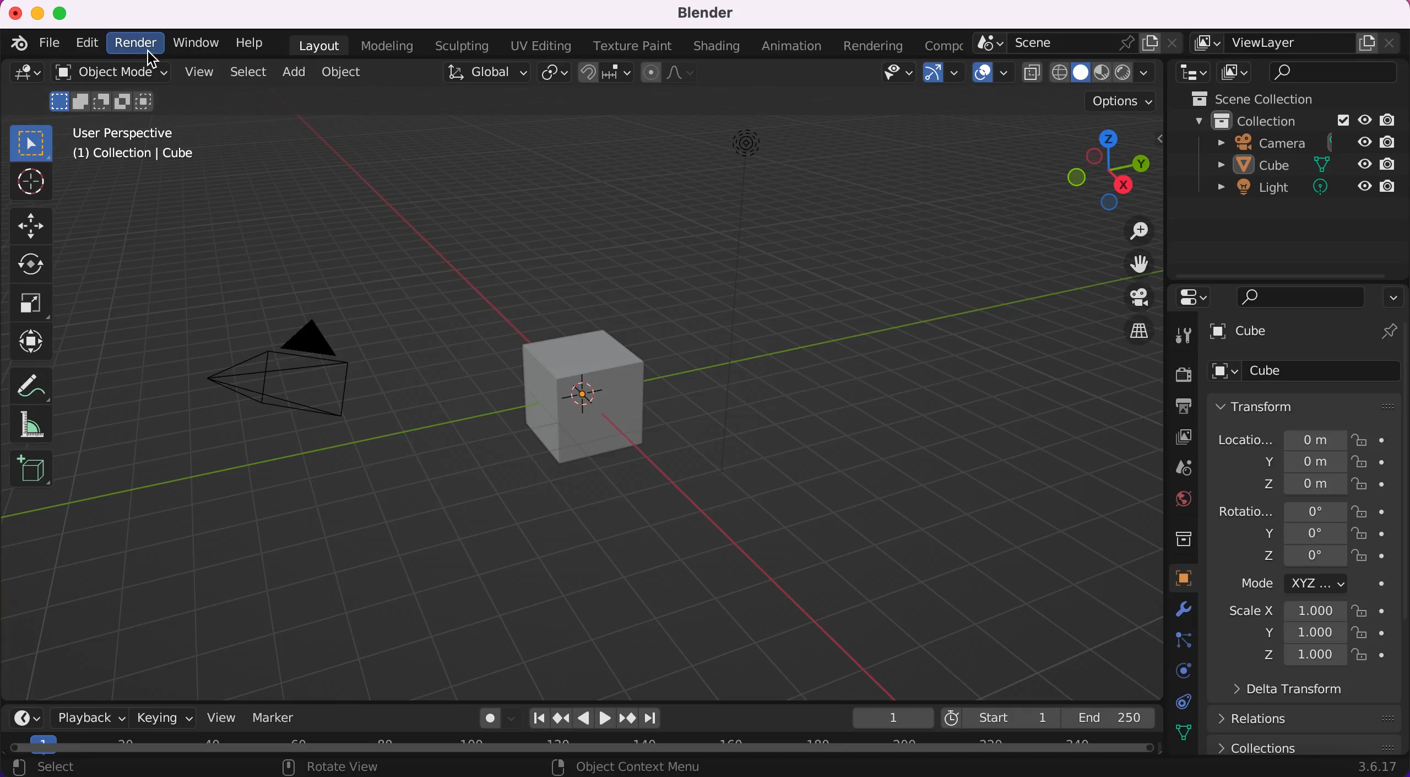 The image size is (1410, 777). Describe the element at coordinates (871, 46) in the screenshot. I see `rendering` at that location.